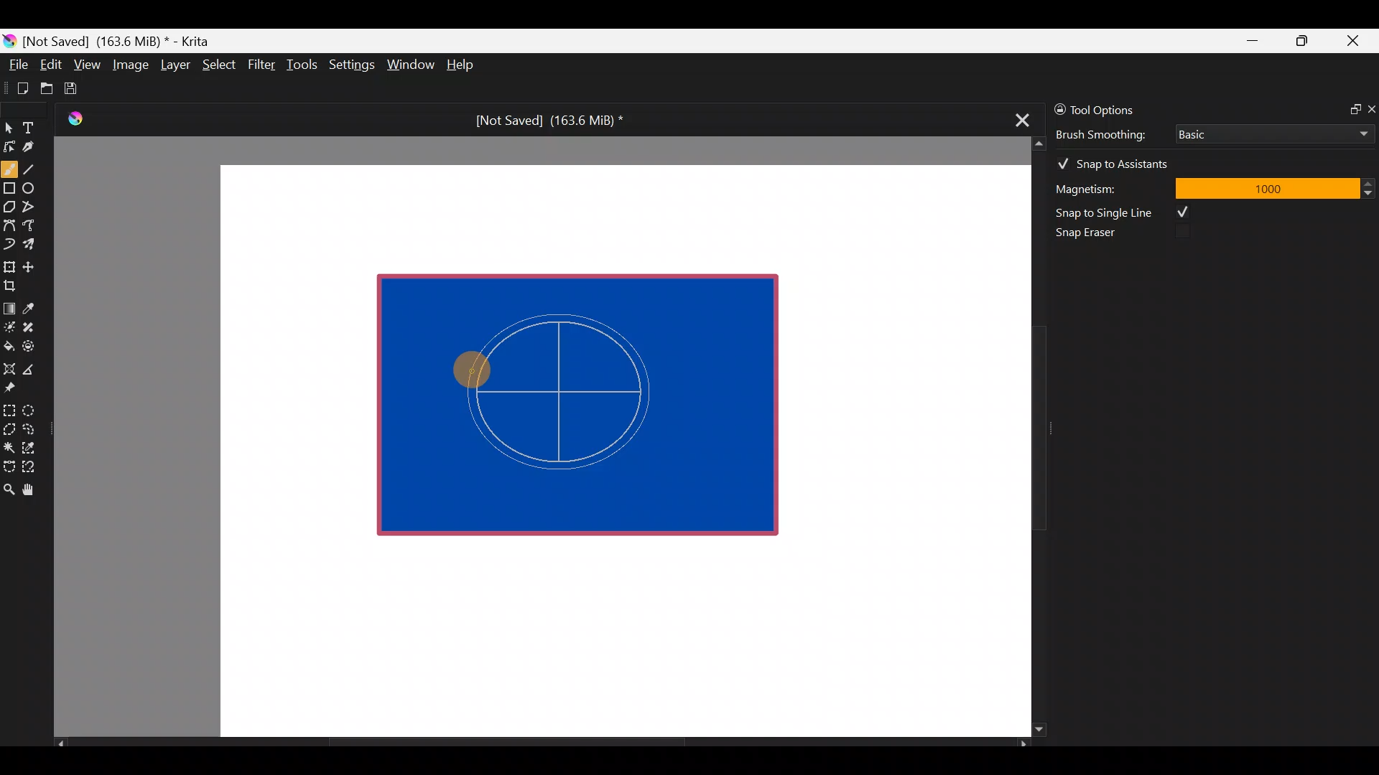  Describe the element at coordinates (9, 465) in the screenshot. I see `Bezier curve selection tool` at that location.